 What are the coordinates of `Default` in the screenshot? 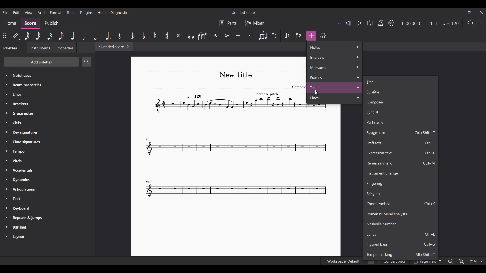 It's located at (16, 36).